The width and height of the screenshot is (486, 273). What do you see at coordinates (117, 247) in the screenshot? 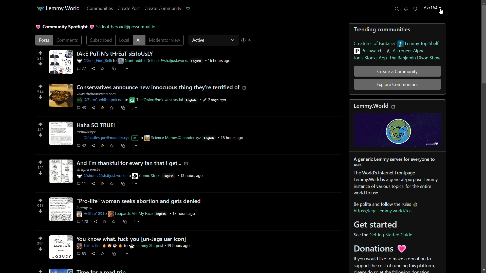
I see `` at bounding box center [117, 247].